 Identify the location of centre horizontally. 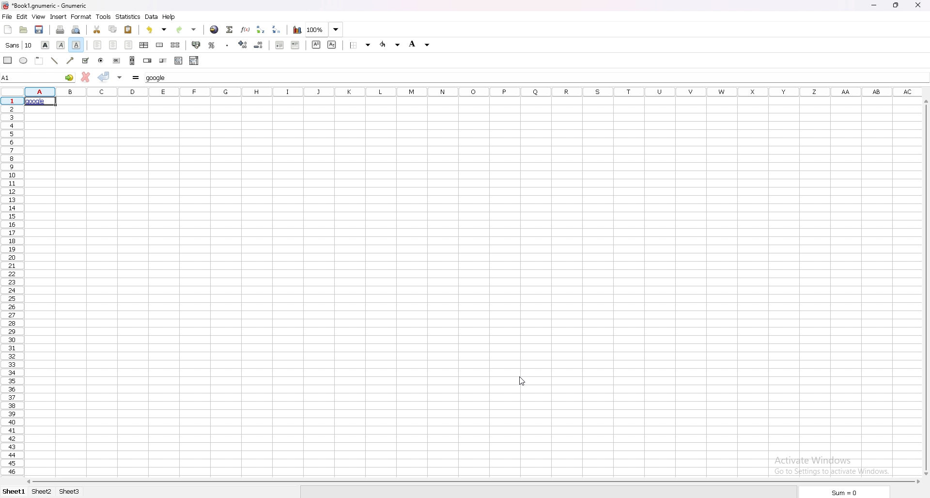
(144, 45).